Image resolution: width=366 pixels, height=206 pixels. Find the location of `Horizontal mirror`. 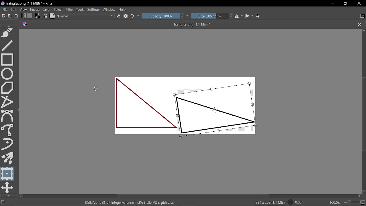

Horizontal mirror is located at coordinates (239, 16).